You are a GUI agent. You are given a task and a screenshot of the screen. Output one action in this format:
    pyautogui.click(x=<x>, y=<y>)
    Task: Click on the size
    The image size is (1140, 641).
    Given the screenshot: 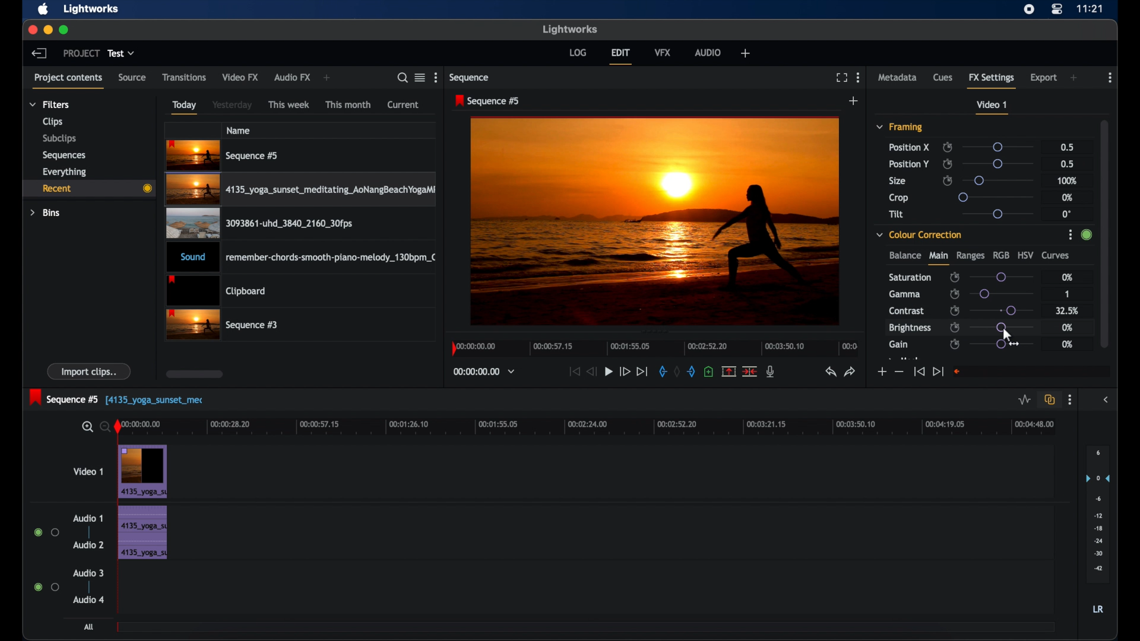 What is the action you would take?
    pyautogui.click(x=898, y=181)
    